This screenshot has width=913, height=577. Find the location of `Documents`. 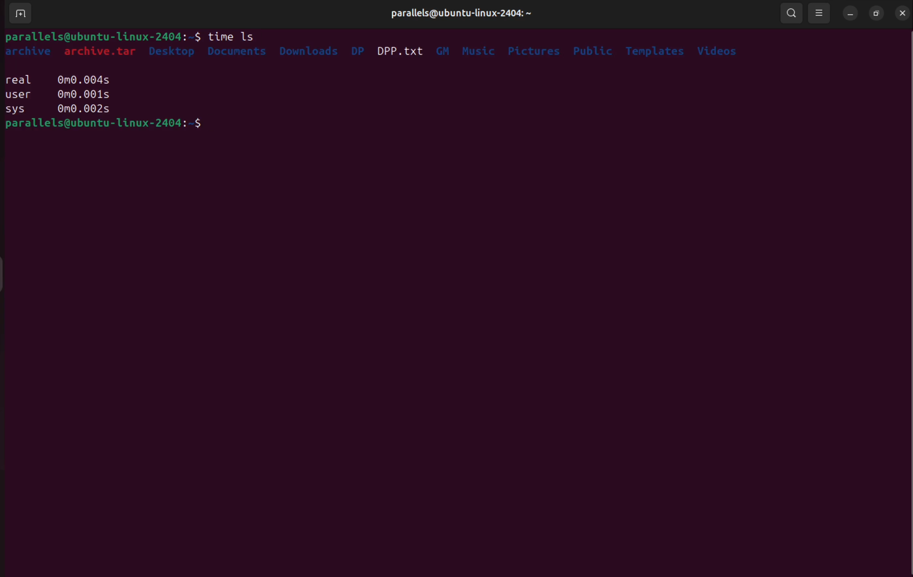

Documents is located at coordinates (238, 53).